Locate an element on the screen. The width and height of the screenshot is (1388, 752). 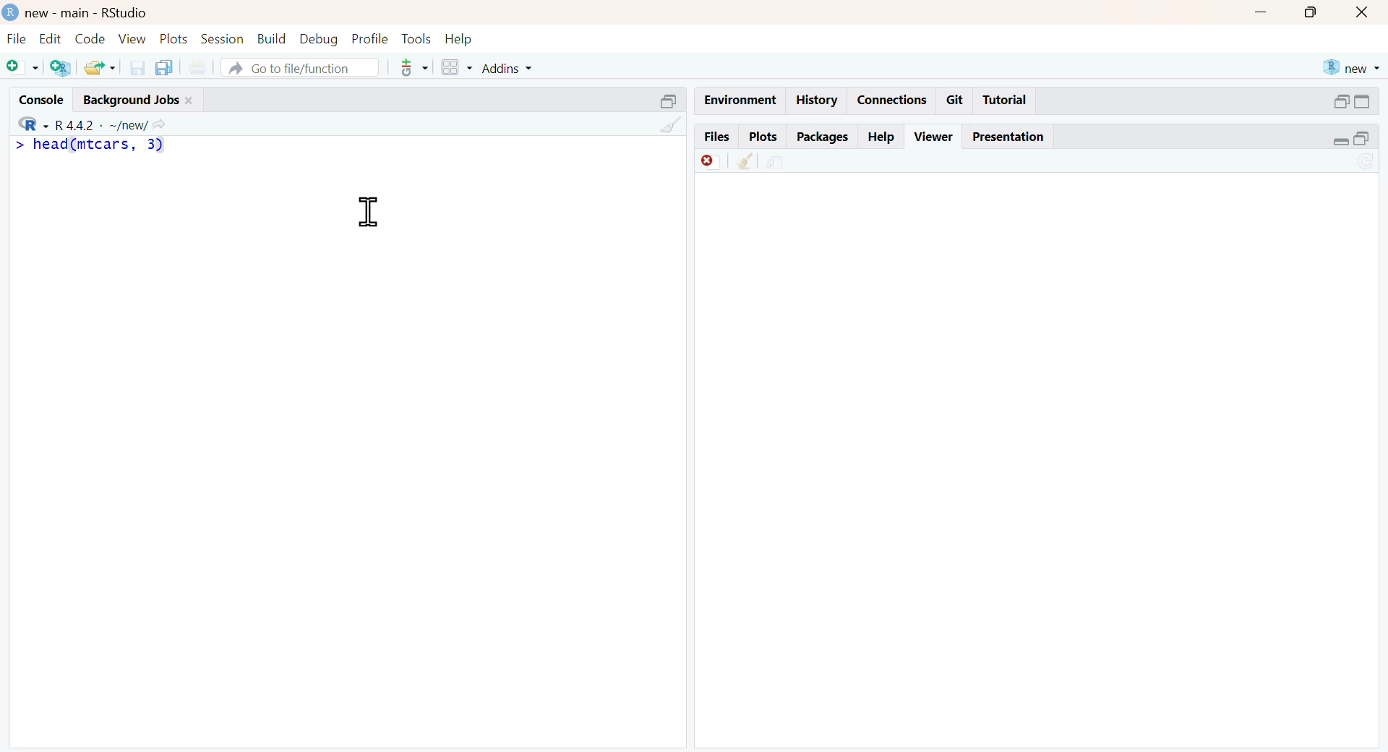
text cursor is located at coordinates (366, 212).